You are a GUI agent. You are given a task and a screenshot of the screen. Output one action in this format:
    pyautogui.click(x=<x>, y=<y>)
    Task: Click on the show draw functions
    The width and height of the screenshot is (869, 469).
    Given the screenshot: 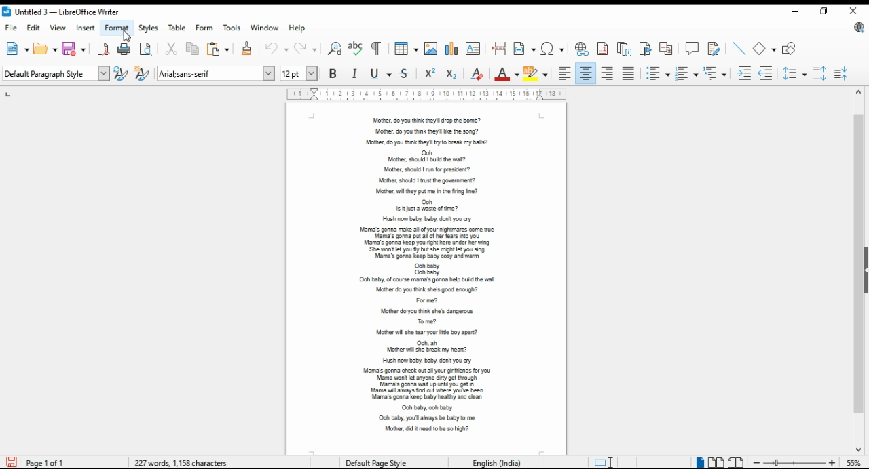 What is the action you would take?
    pyautogui.click(x=789, y=49)
    